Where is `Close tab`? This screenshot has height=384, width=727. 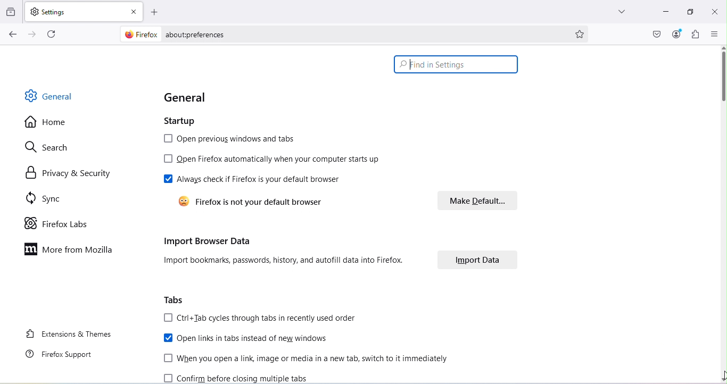
Close tab is located at coordinates (135, 12).